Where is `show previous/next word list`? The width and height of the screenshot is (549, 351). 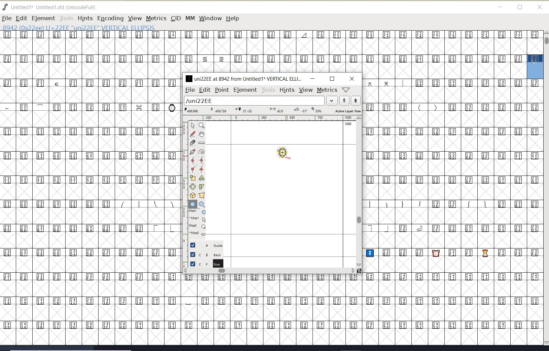
show previous/next word list is located at coordinates (351, 101).